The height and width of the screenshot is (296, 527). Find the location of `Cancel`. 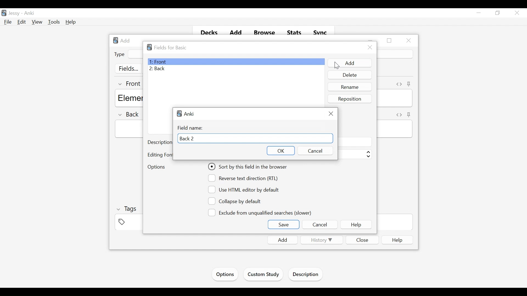

Cancel is located at coordinates (320, 225).